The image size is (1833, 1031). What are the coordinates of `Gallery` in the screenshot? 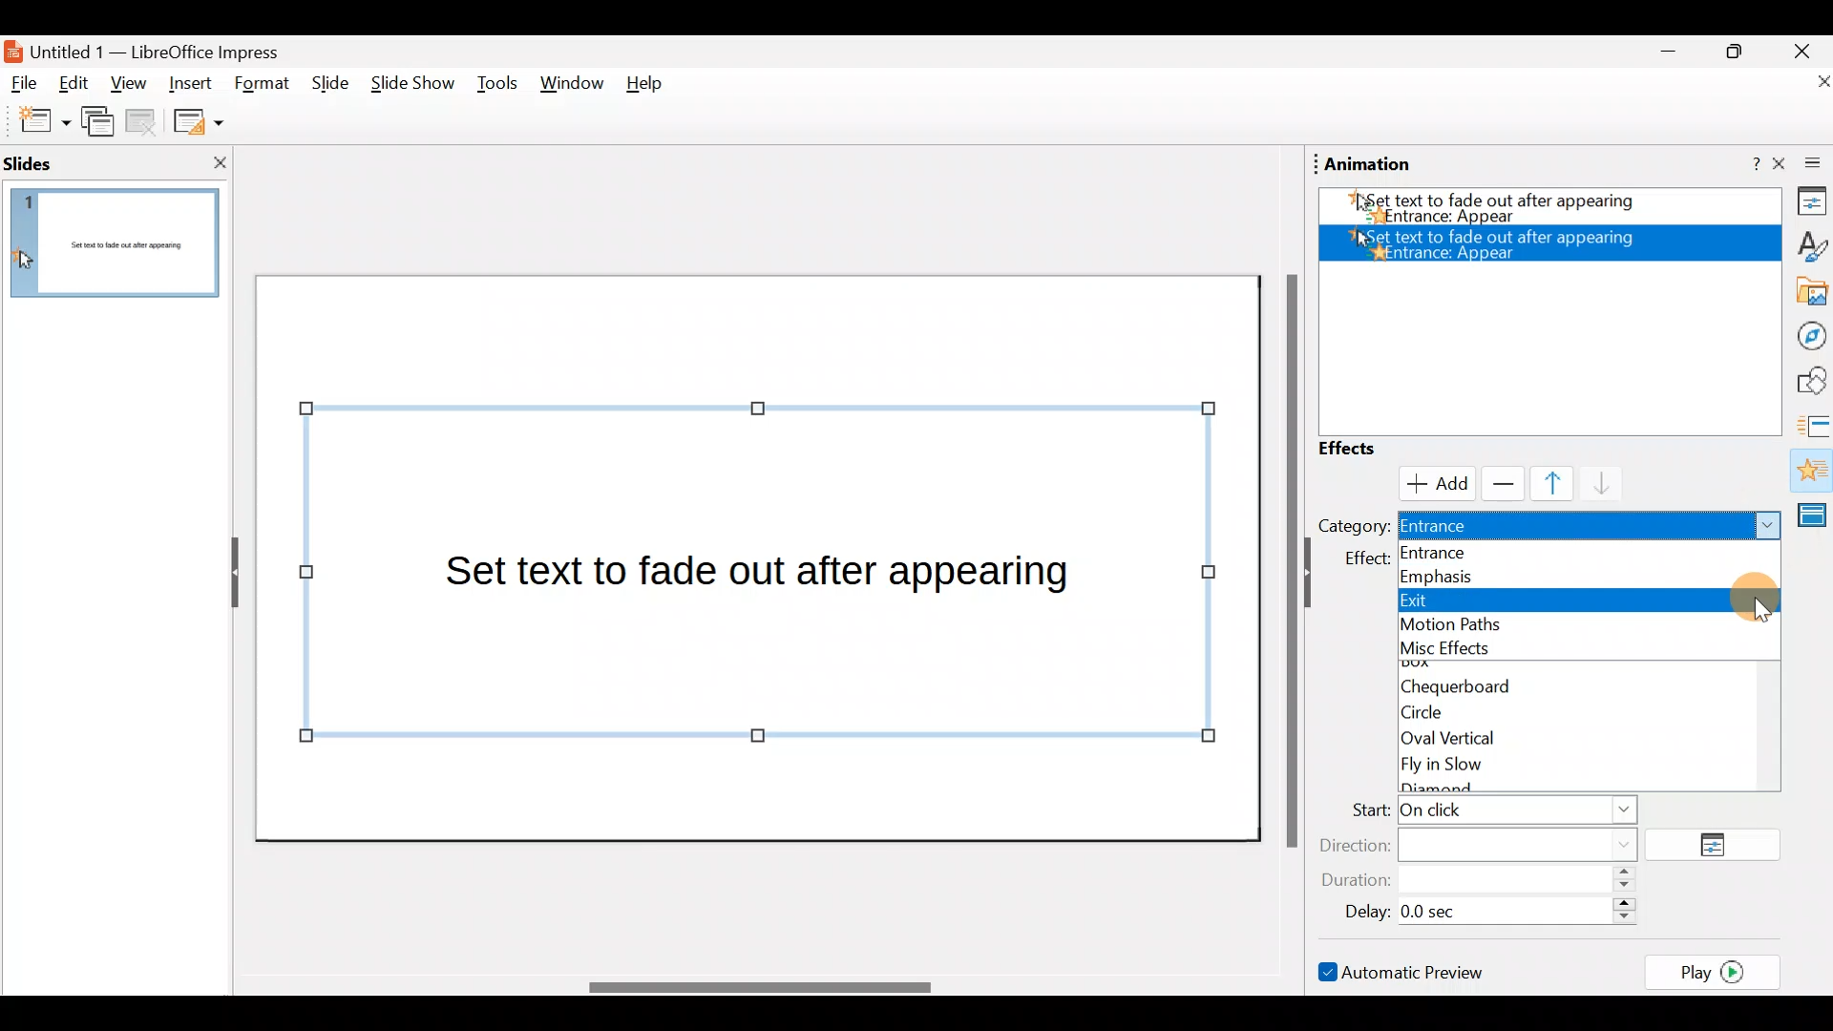 It's located at (1808, 292).